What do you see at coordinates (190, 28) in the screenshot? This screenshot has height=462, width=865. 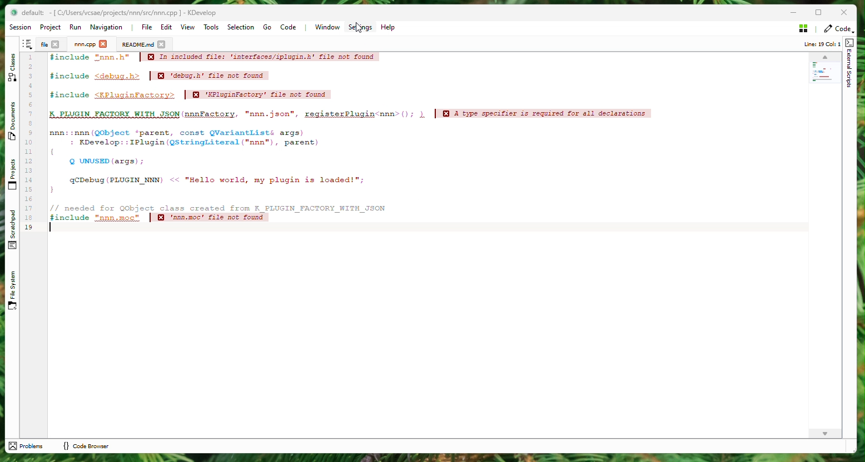 I see `View` at bounding box center [190, 28].